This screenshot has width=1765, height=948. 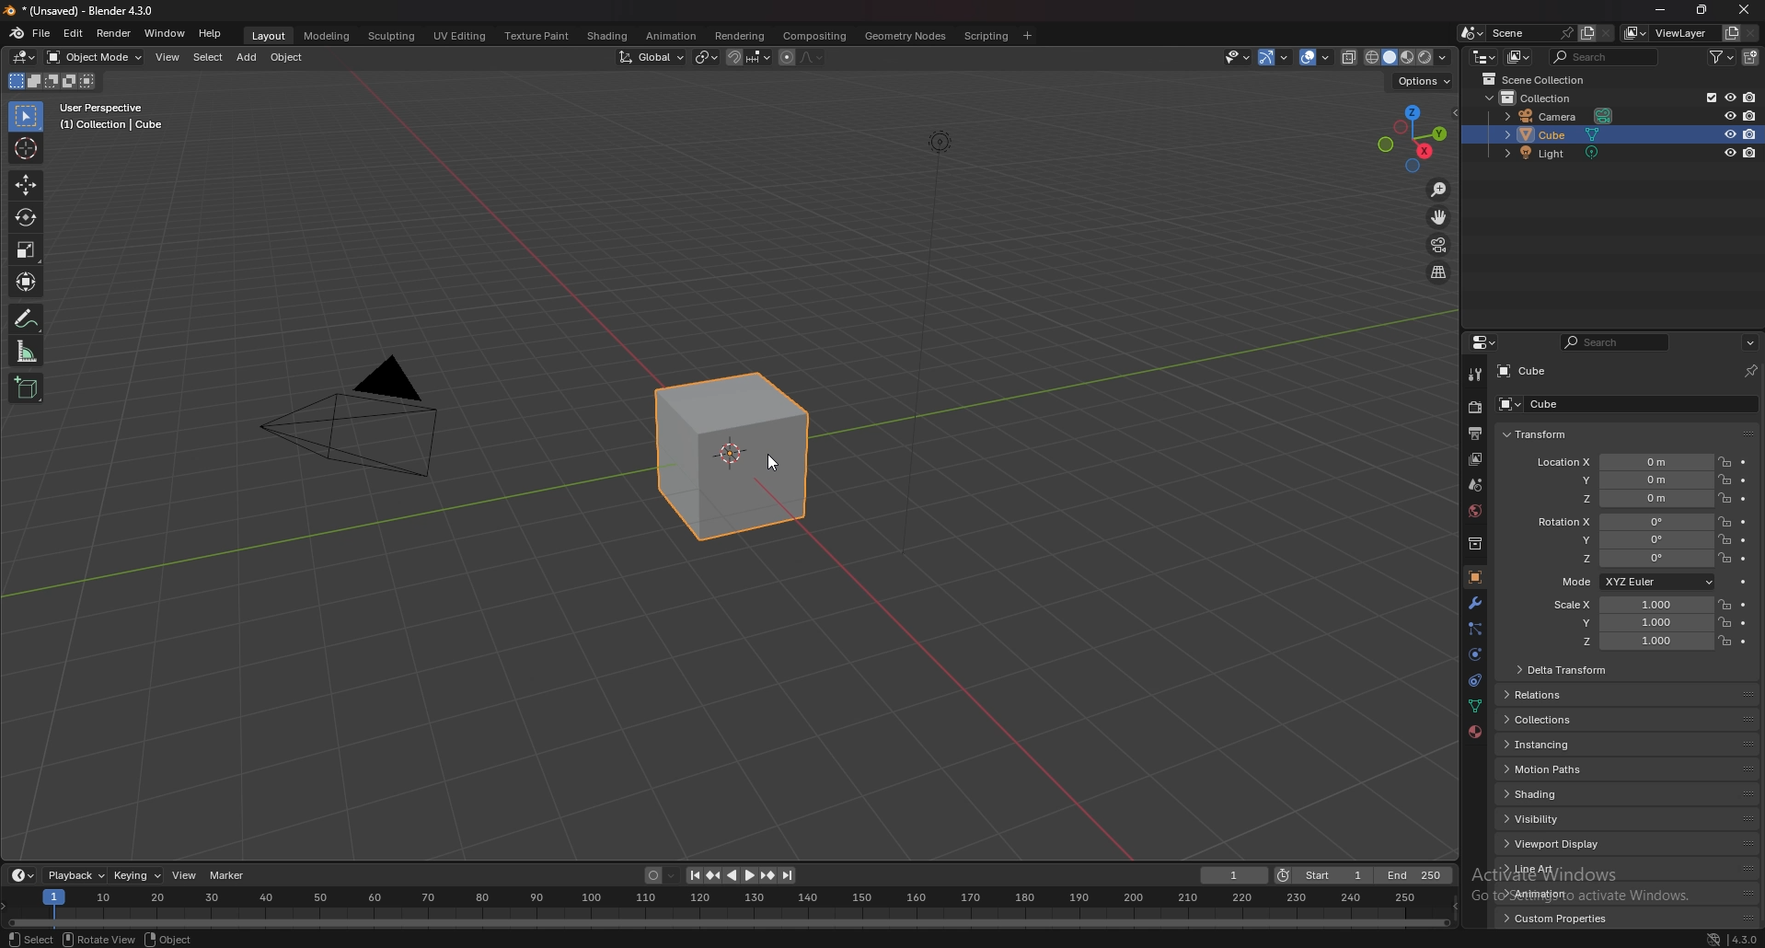 What do you see at coordinates (249, 56) in the screenshot?
I see `add` at bounding box center [249, 56].